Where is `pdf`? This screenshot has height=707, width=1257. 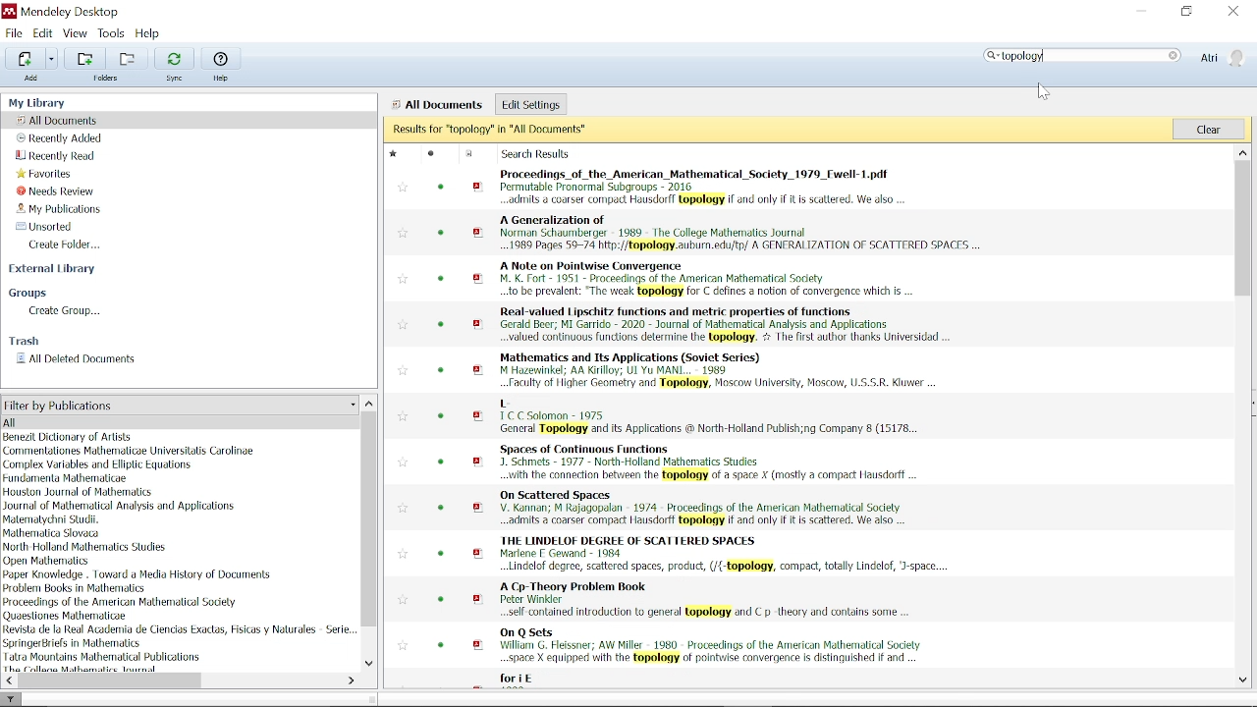
pdf is located at coordinates (479, 646).